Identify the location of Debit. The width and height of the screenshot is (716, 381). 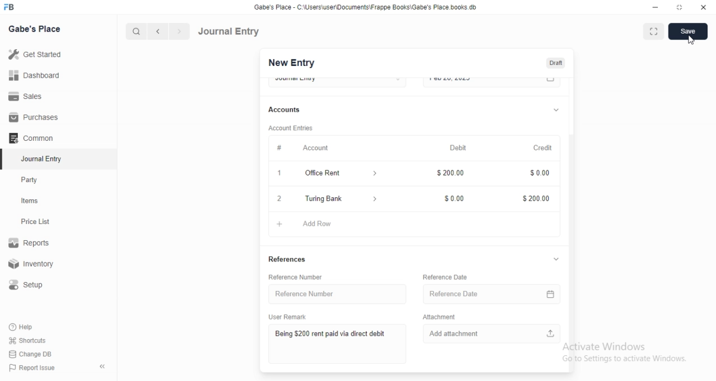
(459, 147).